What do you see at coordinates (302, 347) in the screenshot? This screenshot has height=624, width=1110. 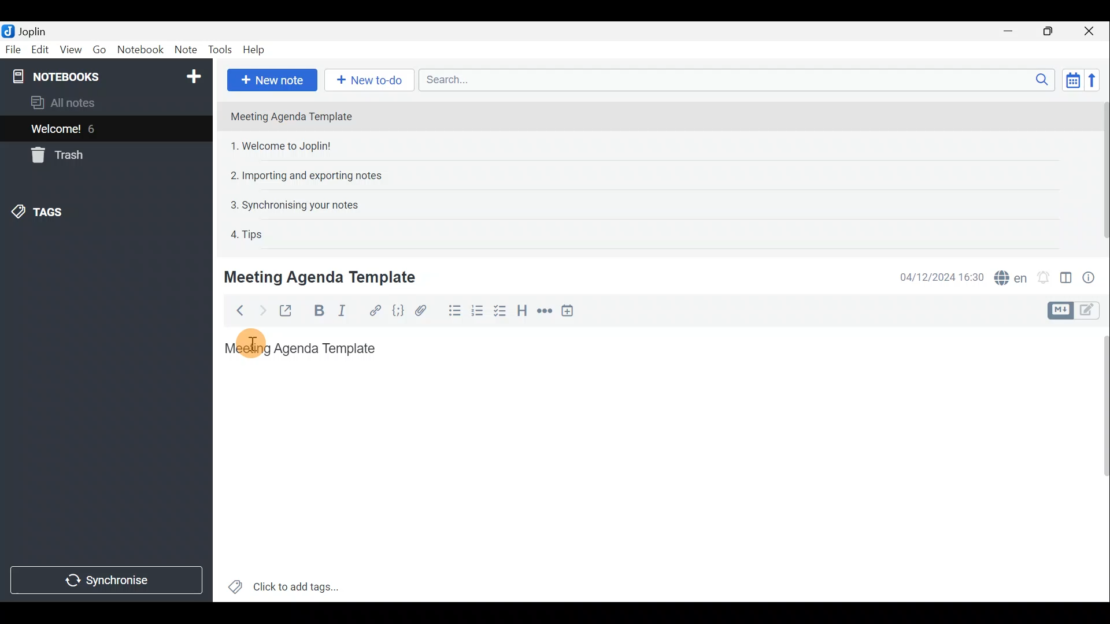 I see `Meeting Agenda Template` at bounding box center [302, 347].